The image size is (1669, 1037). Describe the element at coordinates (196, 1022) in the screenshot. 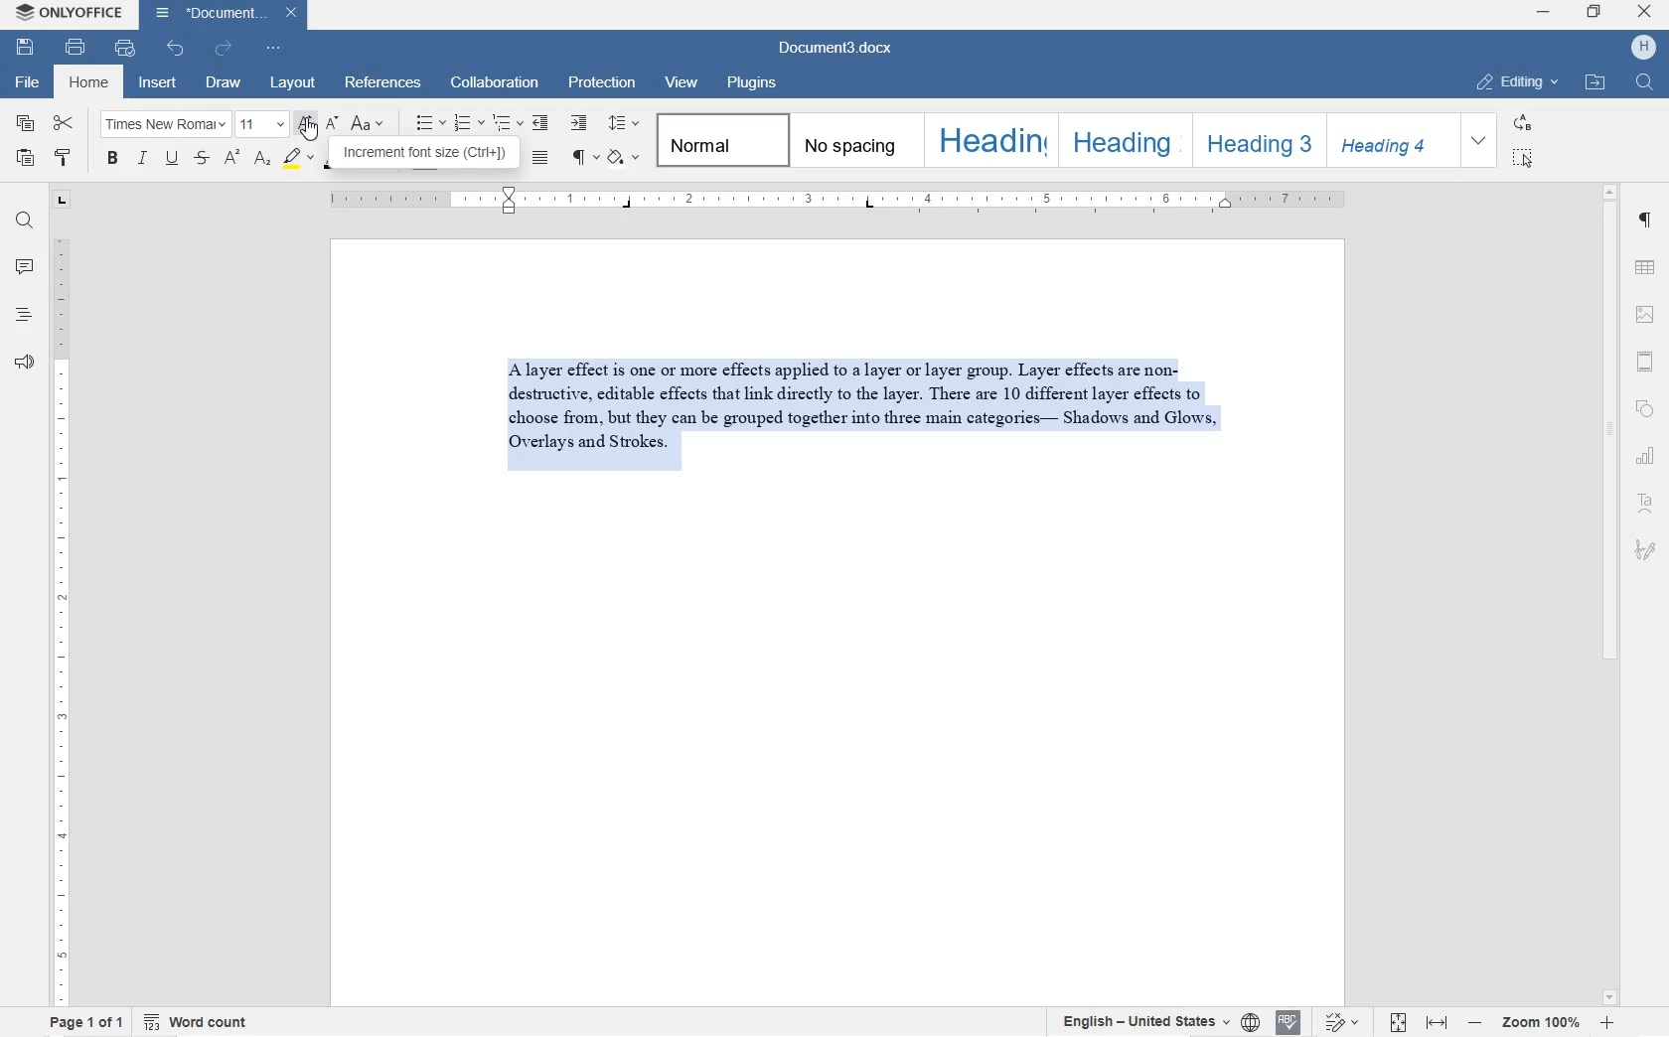

I see `word count` at that location.